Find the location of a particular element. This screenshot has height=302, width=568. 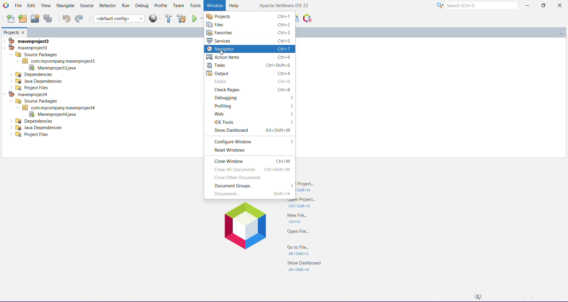

New Files... is located at coordinates (296, 218).